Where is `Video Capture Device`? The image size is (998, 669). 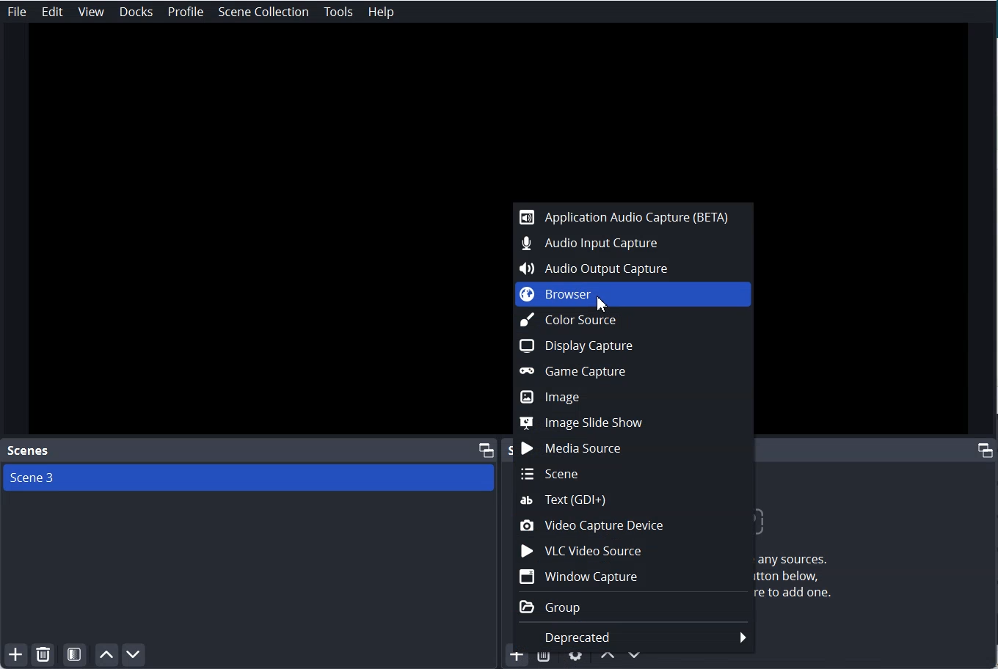 Video Capture Device is located at coordinates (634, 525).